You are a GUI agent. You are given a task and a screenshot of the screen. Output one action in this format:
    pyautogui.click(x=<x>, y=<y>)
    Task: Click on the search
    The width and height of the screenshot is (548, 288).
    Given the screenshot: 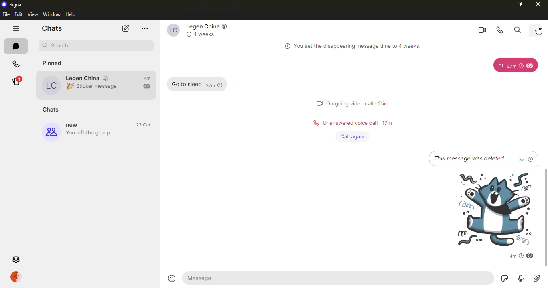 What is the action you would take?
    pyautogui.click(x=62, y=45)
    